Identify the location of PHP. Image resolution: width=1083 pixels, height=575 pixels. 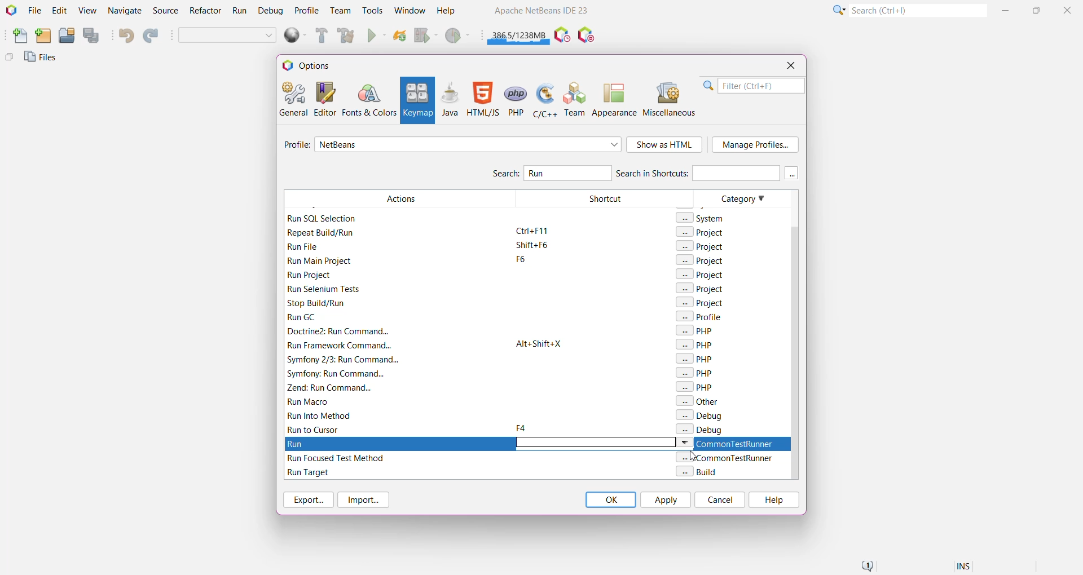
(517, 99).